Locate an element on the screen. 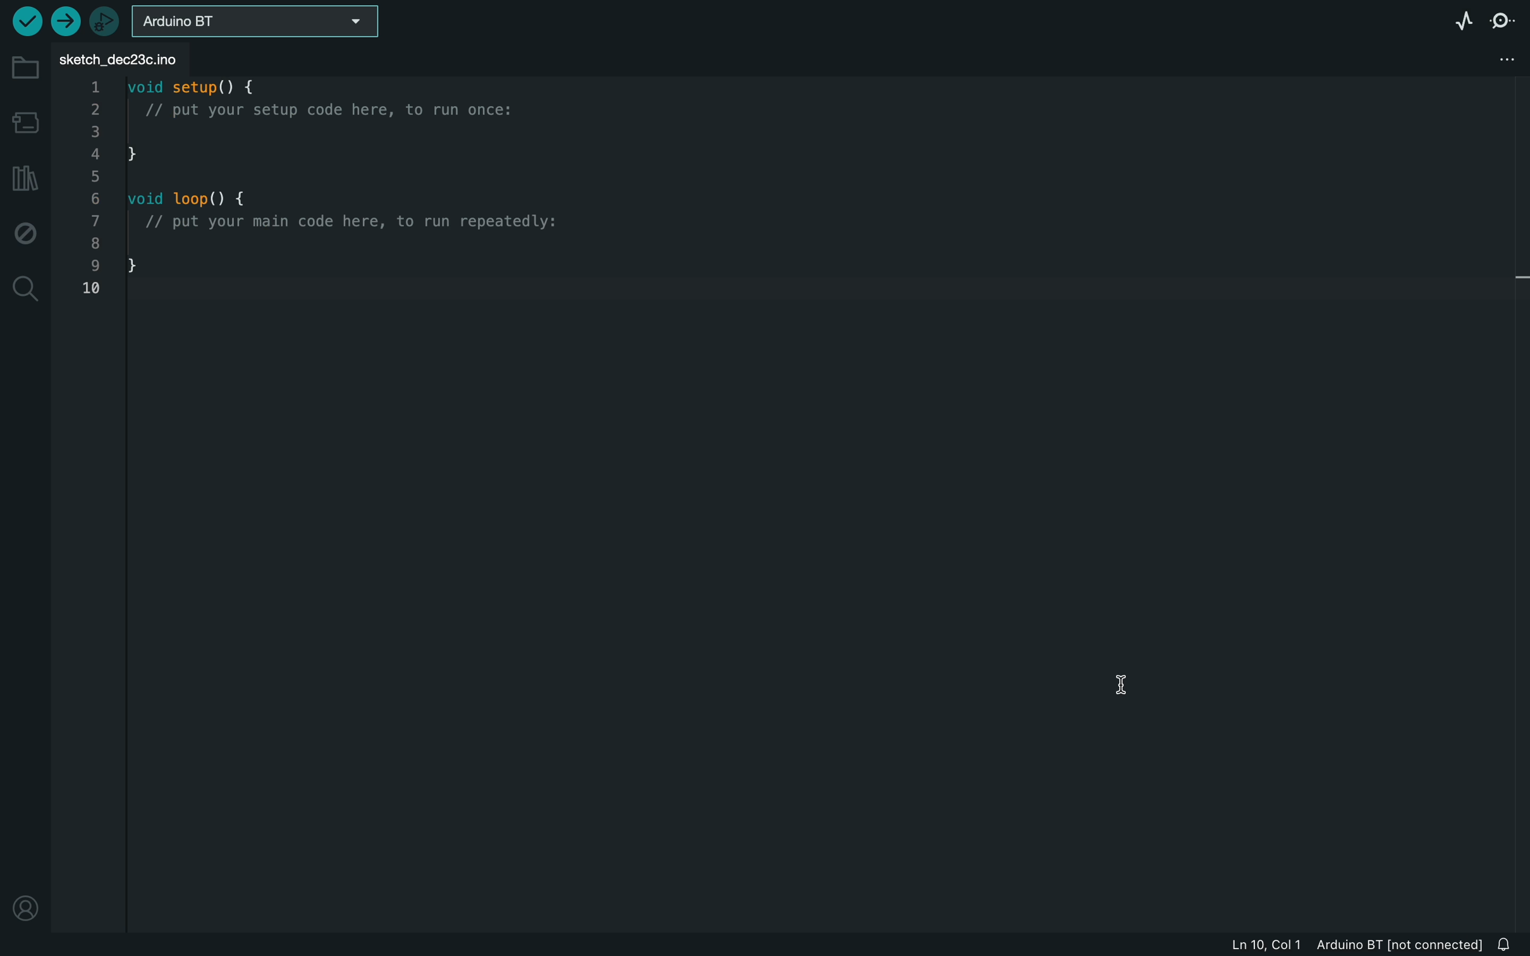  cursor is located at coordinates (1132, 683).